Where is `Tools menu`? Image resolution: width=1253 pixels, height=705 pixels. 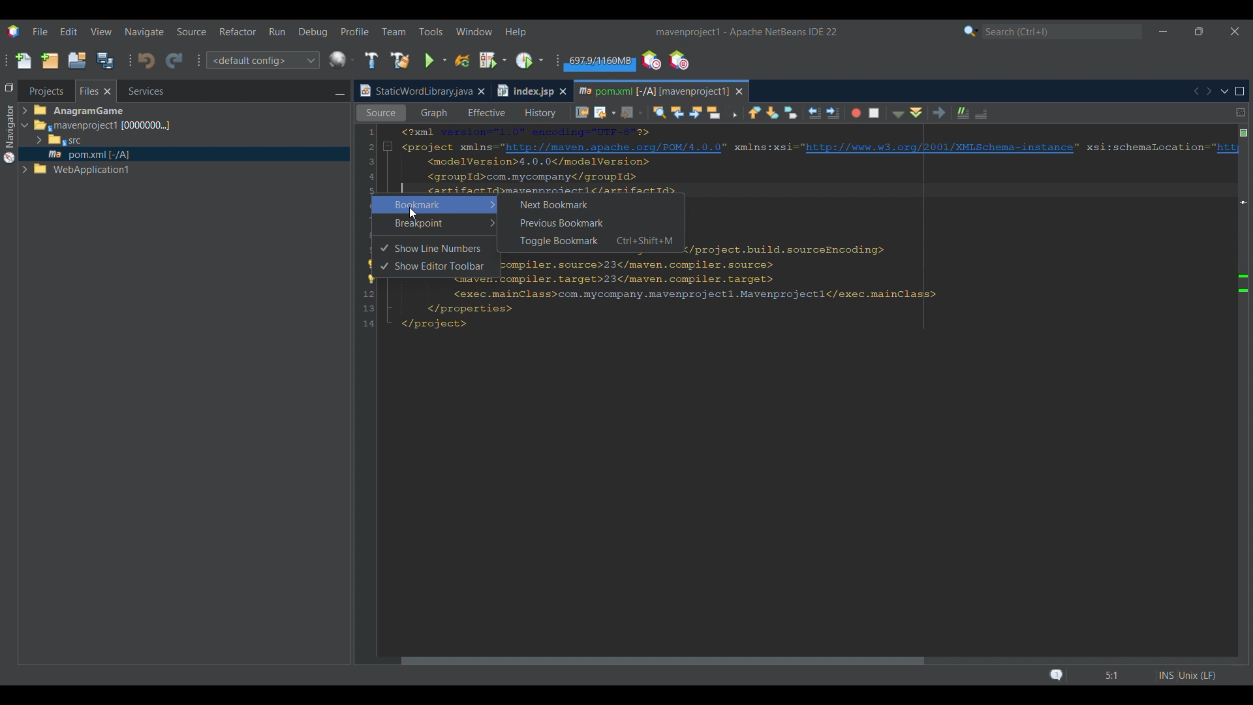
Tools menu is located at coordinates (431, 31).